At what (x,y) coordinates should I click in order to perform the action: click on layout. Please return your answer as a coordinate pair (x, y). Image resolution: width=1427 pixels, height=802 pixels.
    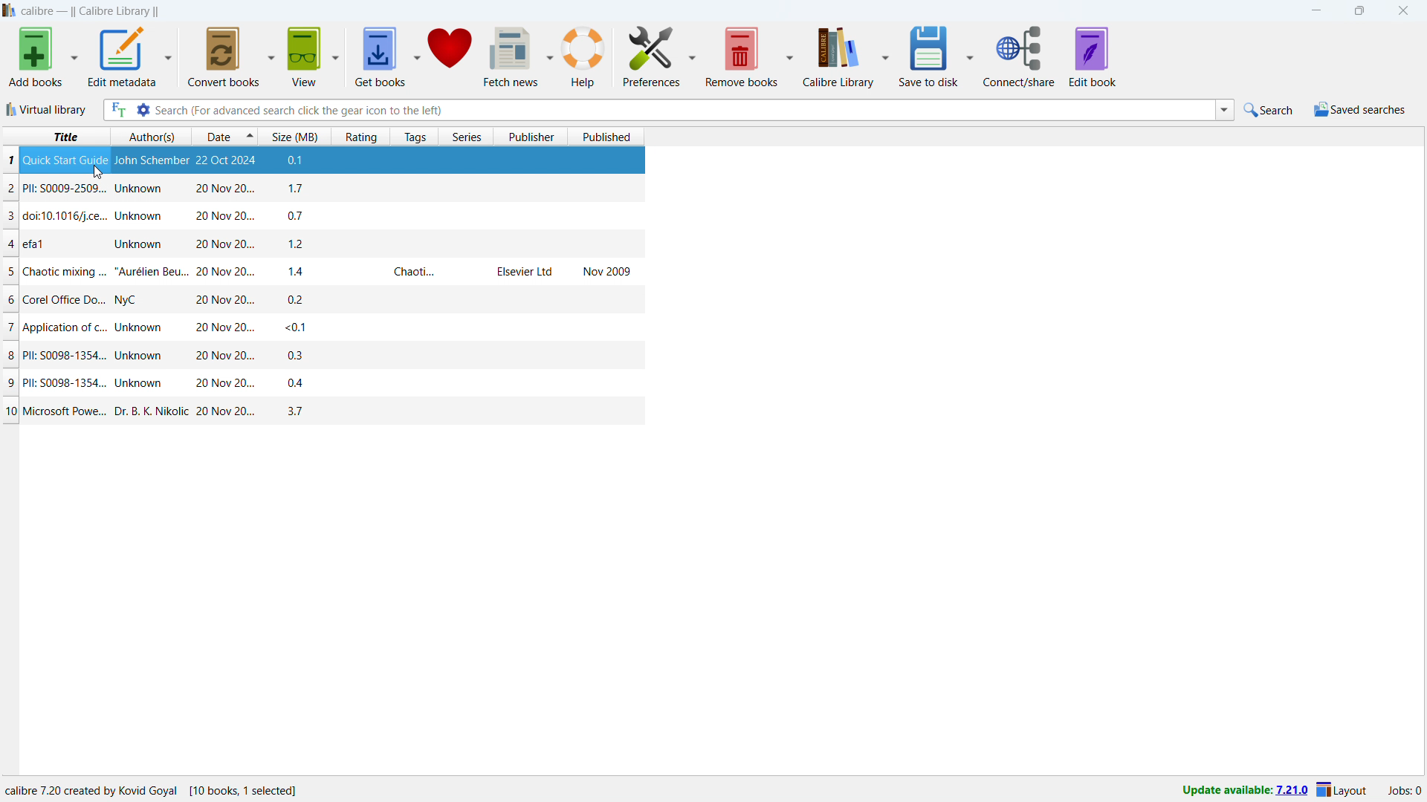
    Looking at the image, I should click on (1344, 789).